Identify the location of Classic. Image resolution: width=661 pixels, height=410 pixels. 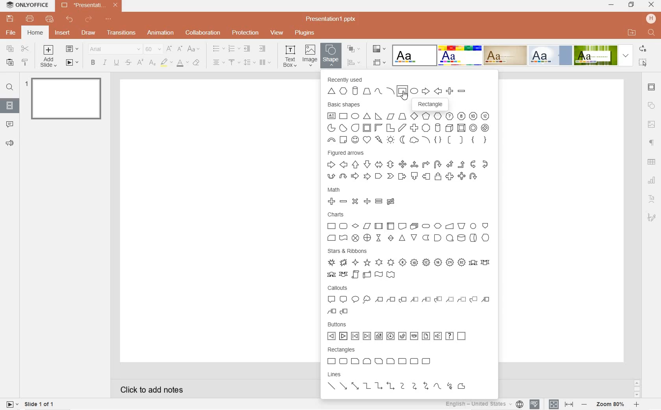
(505, 55).